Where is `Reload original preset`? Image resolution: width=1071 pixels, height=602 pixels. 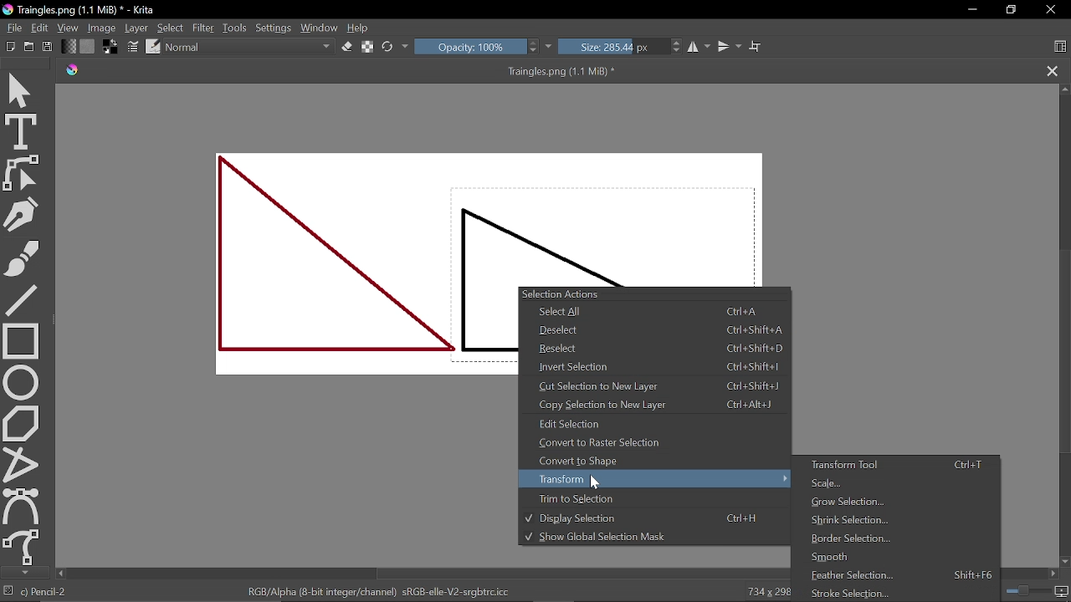
Reload original preset is located at coordinates (396, 47).